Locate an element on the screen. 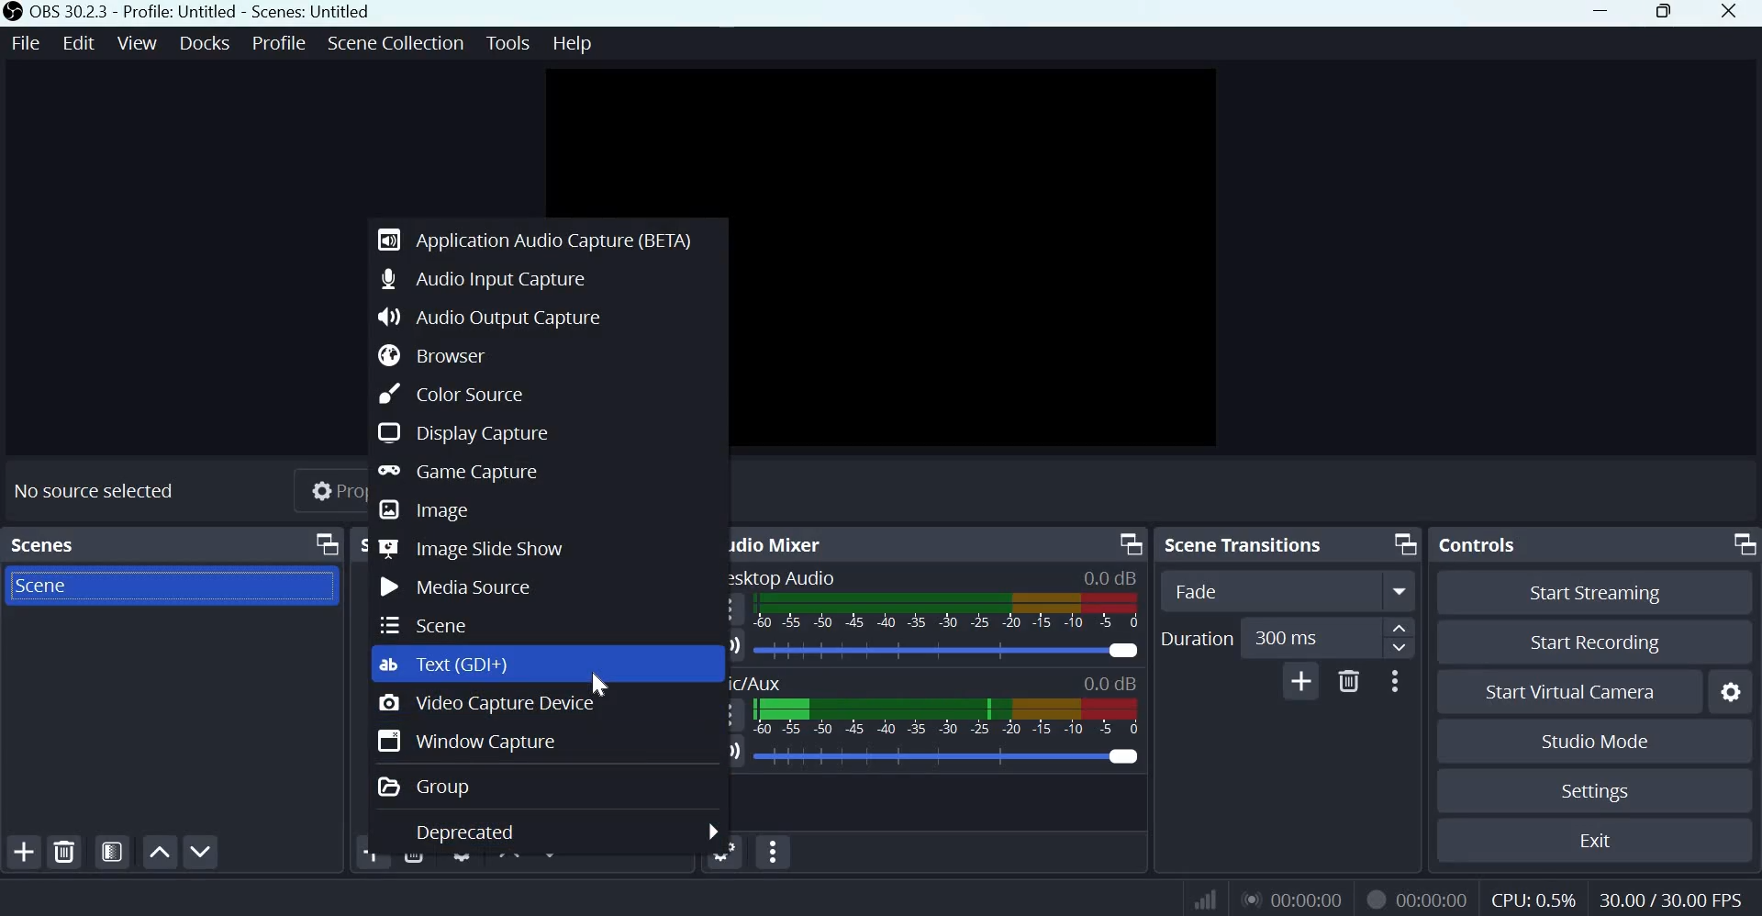  Volume Meter is located at coordinates (945, 611).